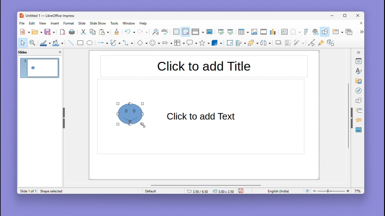  I want to click on paste, so click(104, 32).